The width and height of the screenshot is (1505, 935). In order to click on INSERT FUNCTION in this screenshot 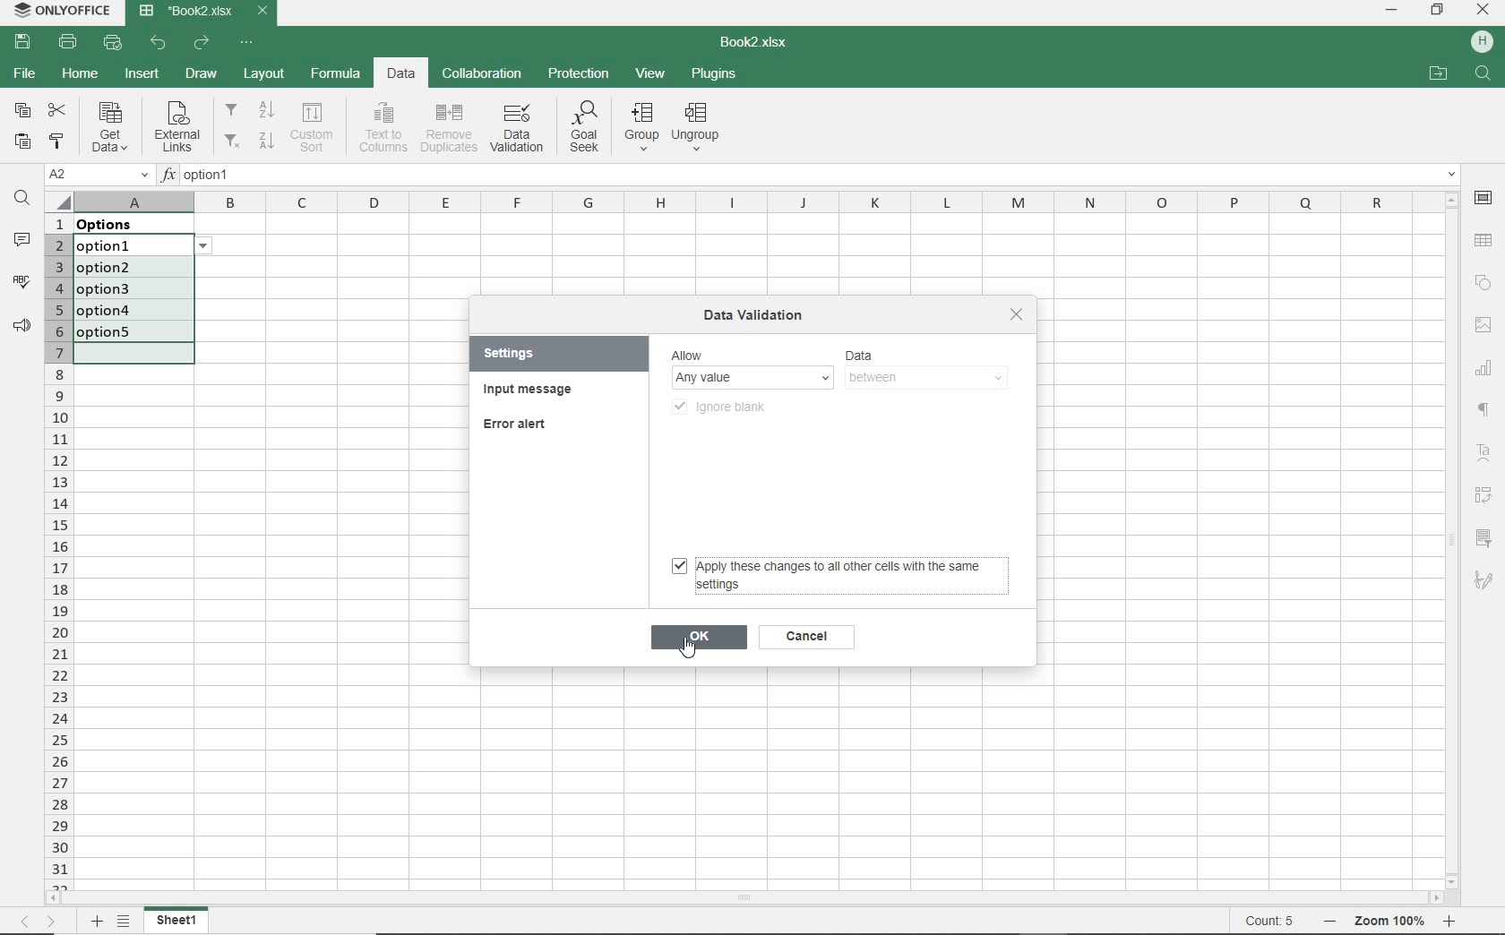, I will do `click(810, 177)`.